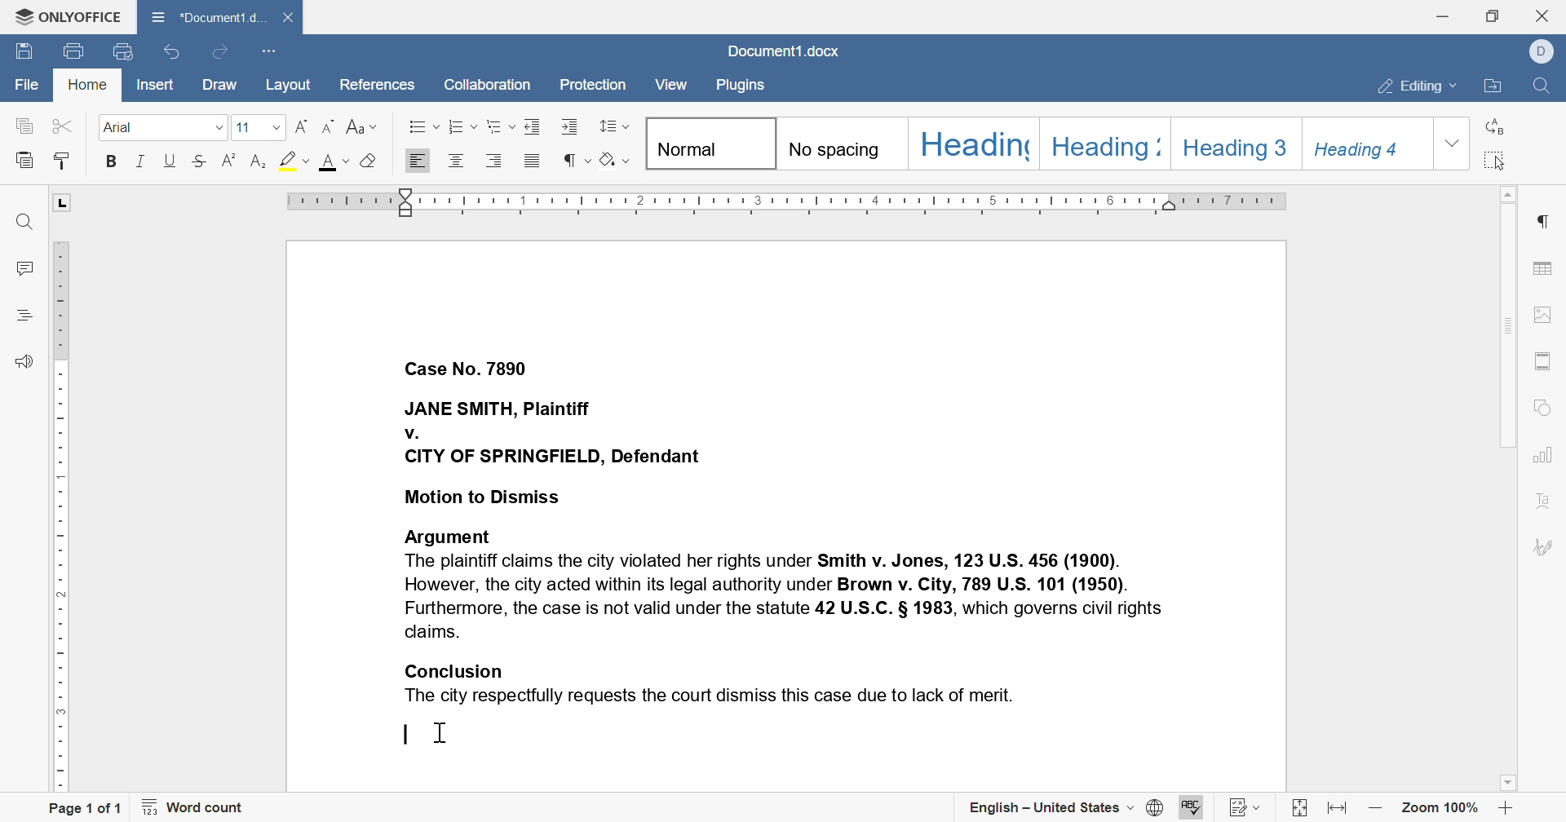 Image resolution: width=1566 pixels, height=822 pixels. What do you see at coordinates (27, 317) in the screenshot?
I see `headings` at bounding box center [27, 317].